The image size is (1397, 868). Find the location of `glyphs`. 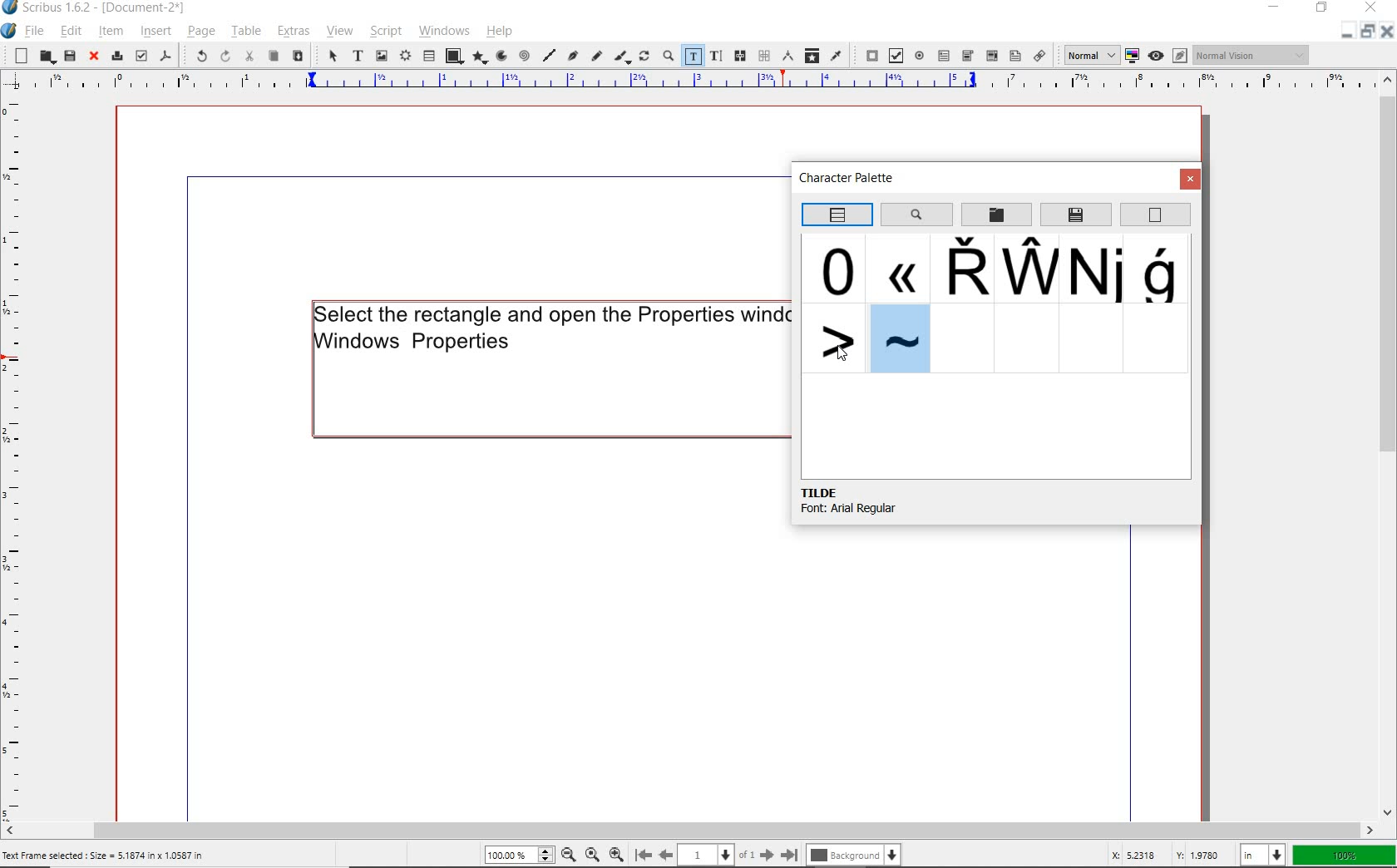

glyphs is located at coordinates (837, 268).